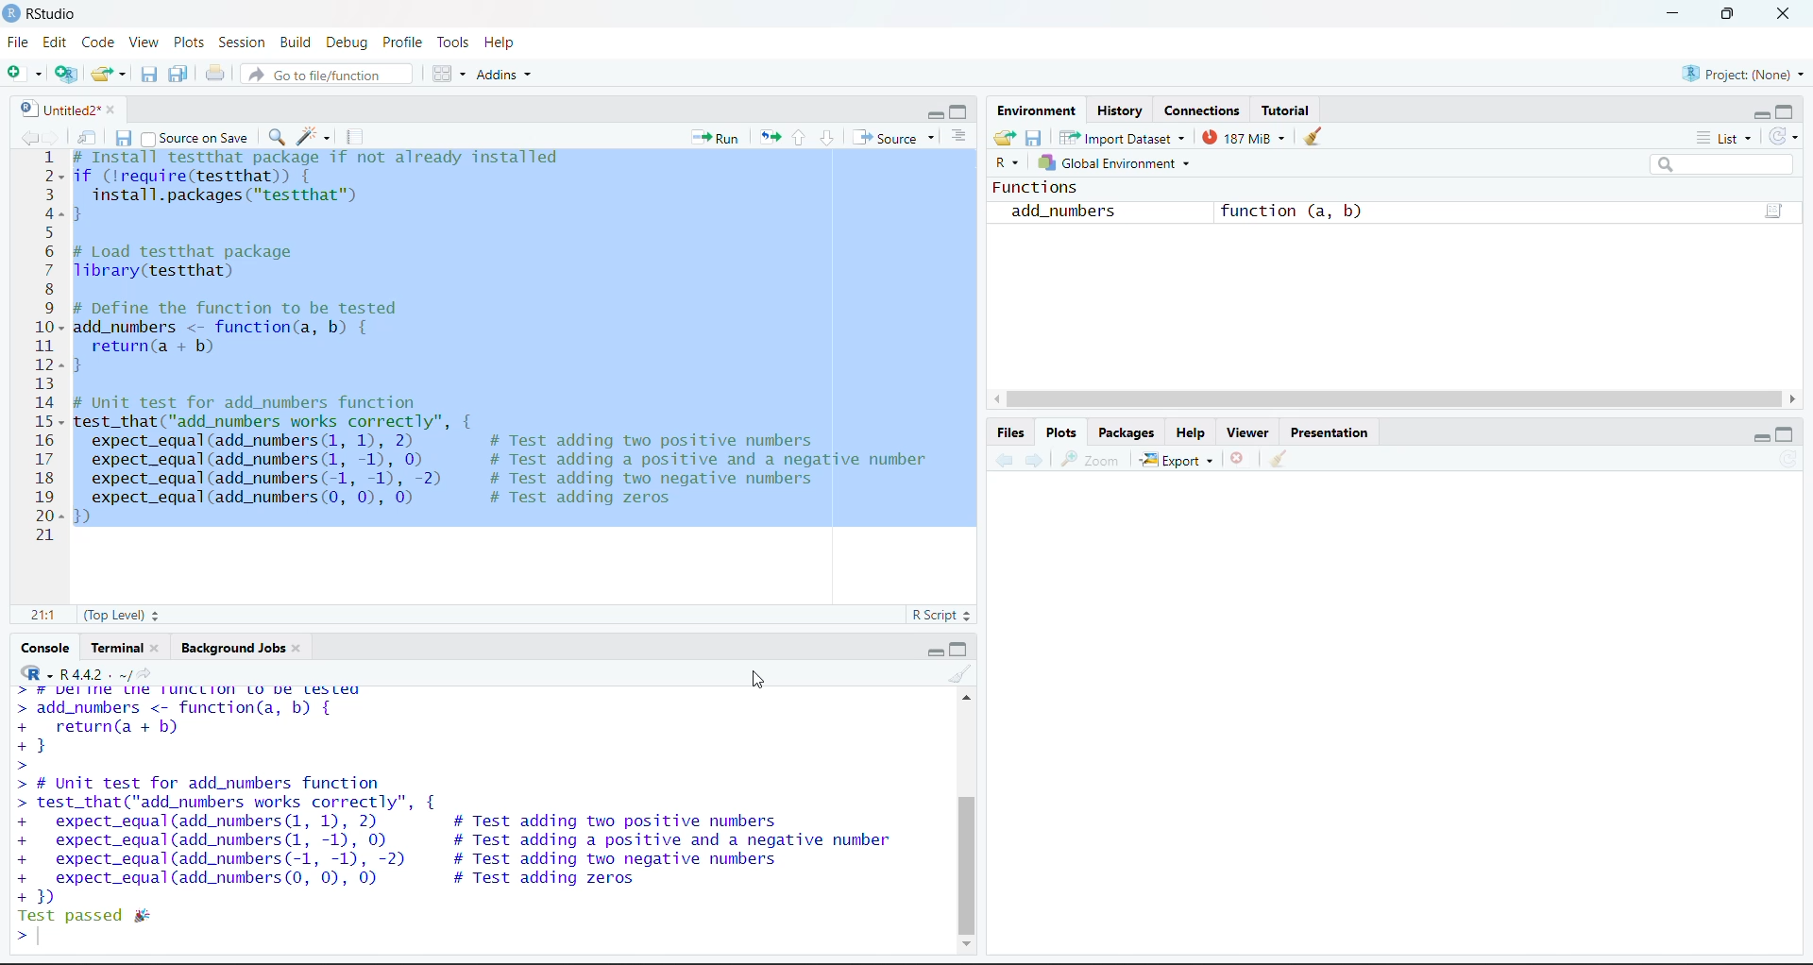 The image size is (1813, 965). I want to click on create a project, so click(66, 73).